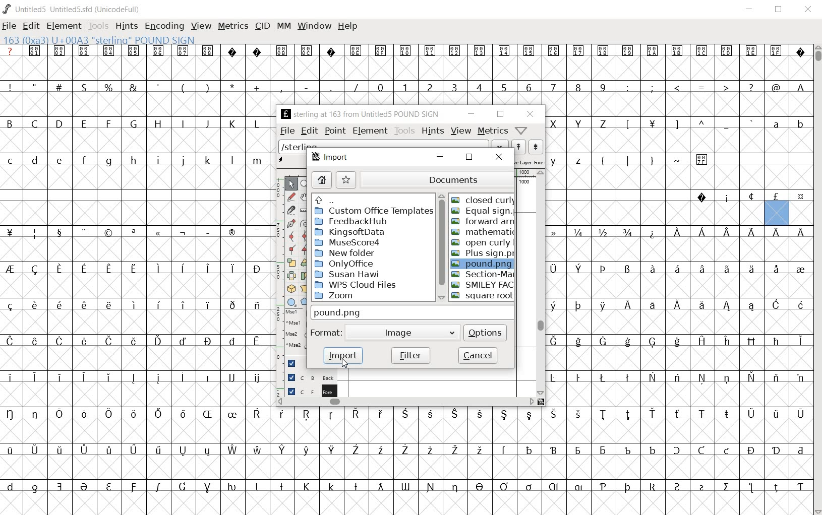 Image resolution: width=822 pixels, height=515 pixels. Describe the element at coordinates (482, 211) in the screenshot. I see `Equal sign.` at that location.